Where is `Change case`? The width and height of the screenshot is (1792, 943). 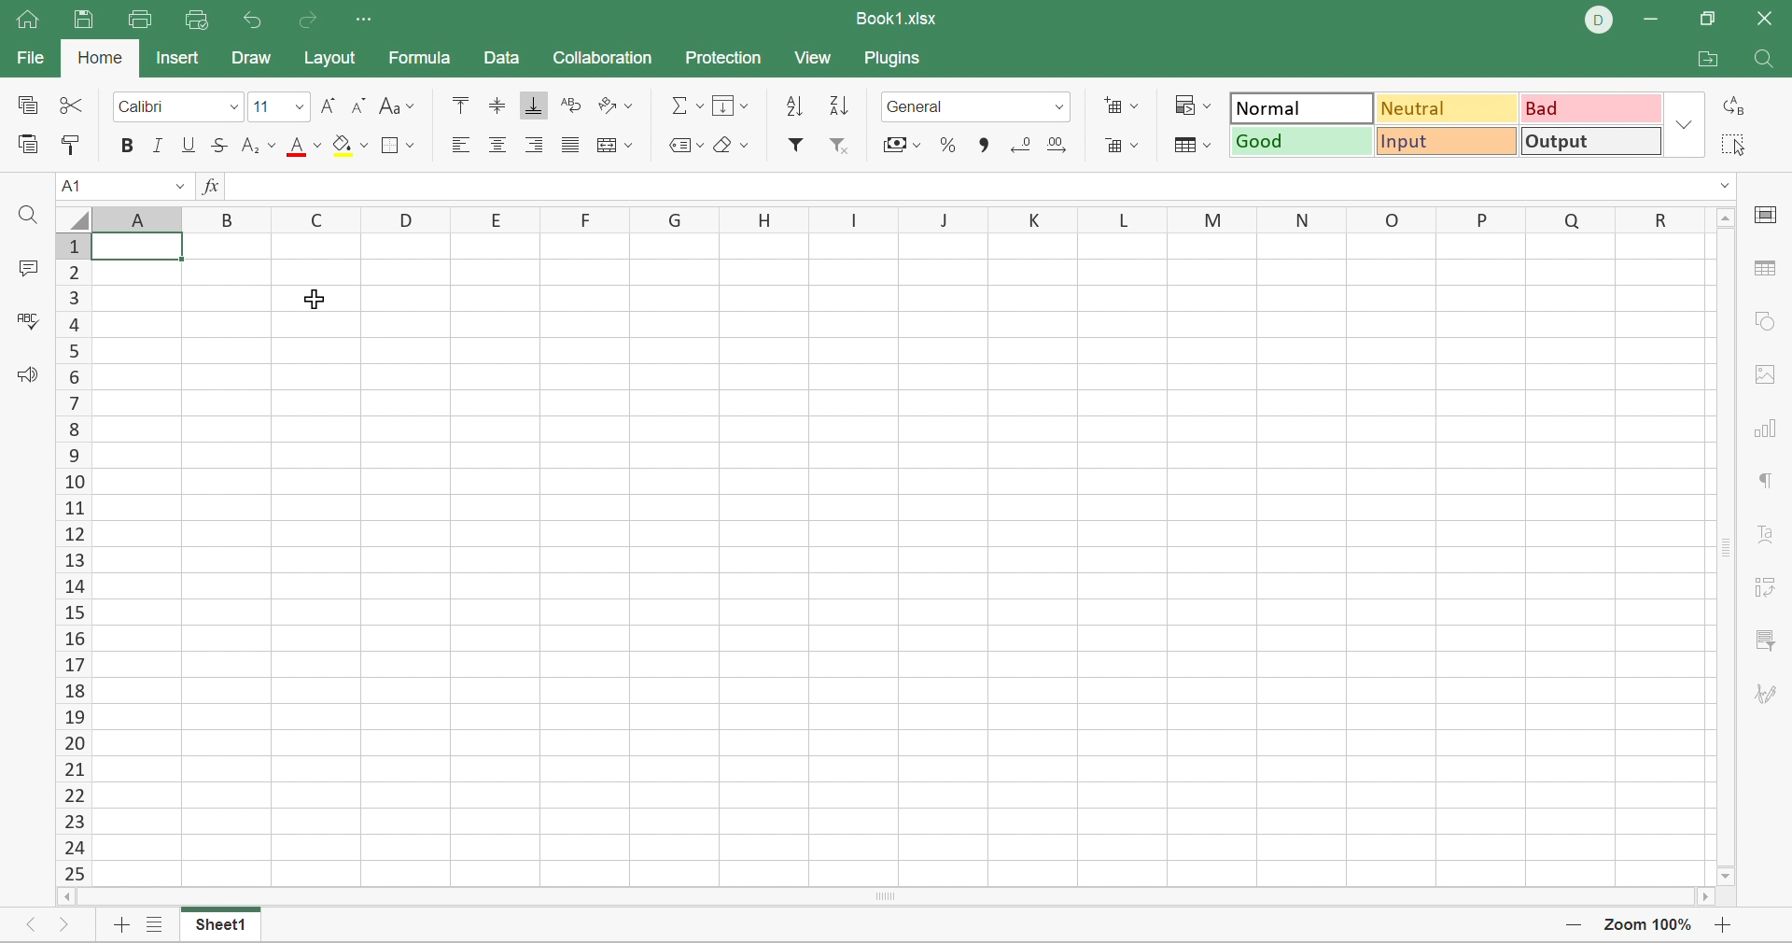 Change case is located at coordinates (400, 106).